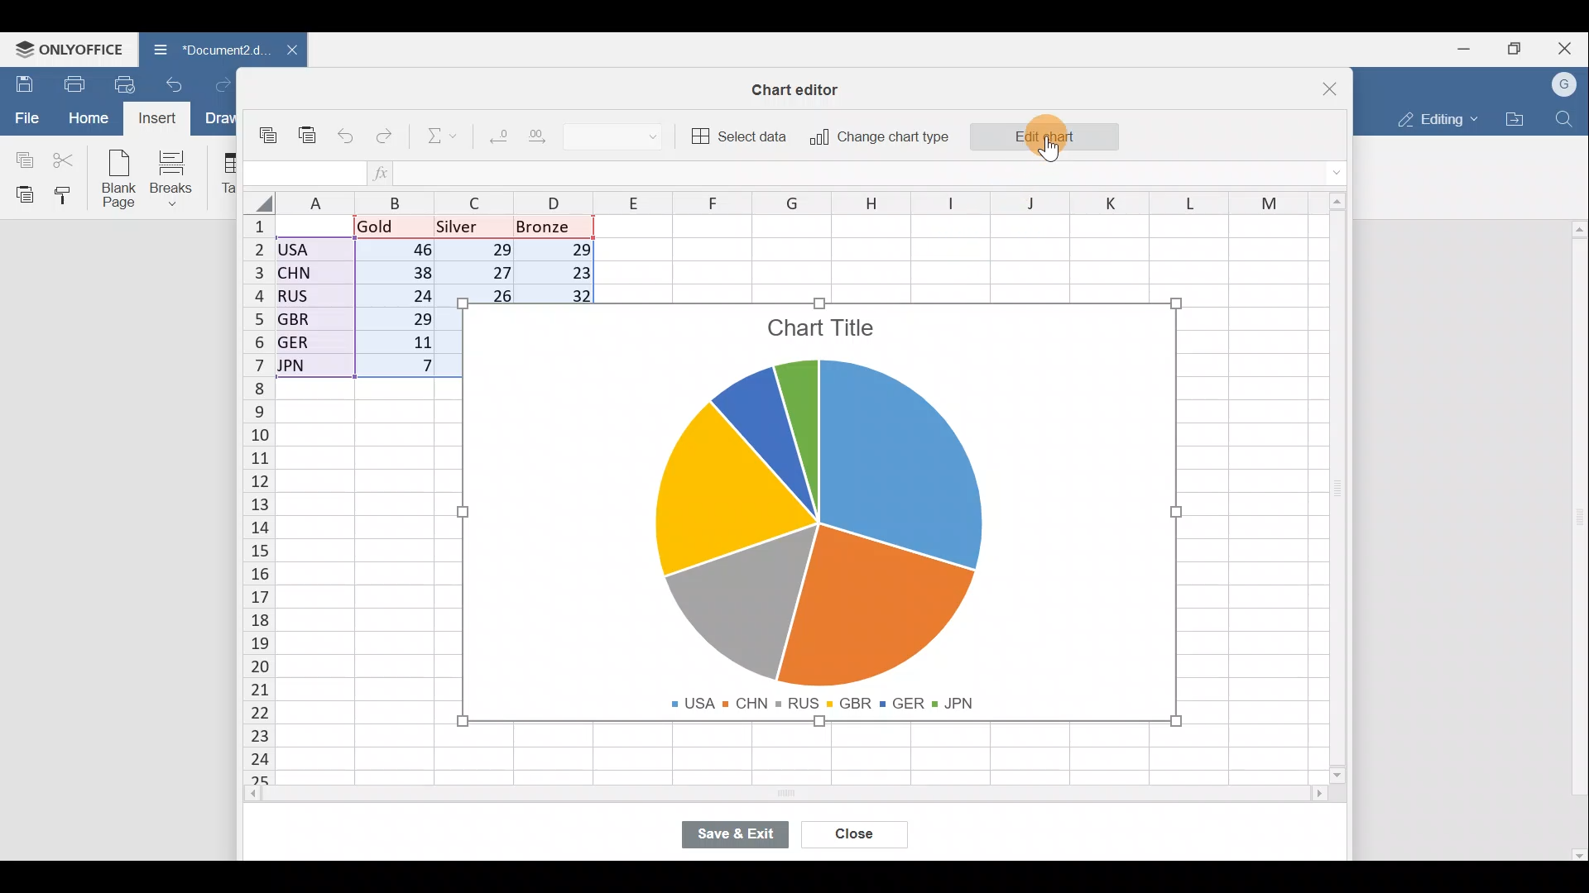 The image size is (1589, 893). What do you see at coordinates (1521, 47) in the screenshot?
I see `Maximize` at bounding box center [1521, 47].